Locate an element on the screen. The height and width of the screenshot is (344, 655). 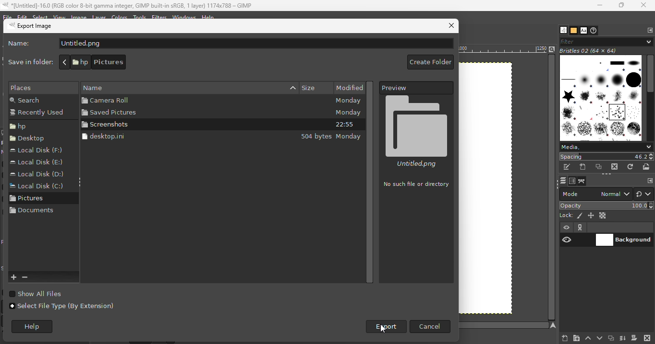
Filters is located at coordinates (158, 17).